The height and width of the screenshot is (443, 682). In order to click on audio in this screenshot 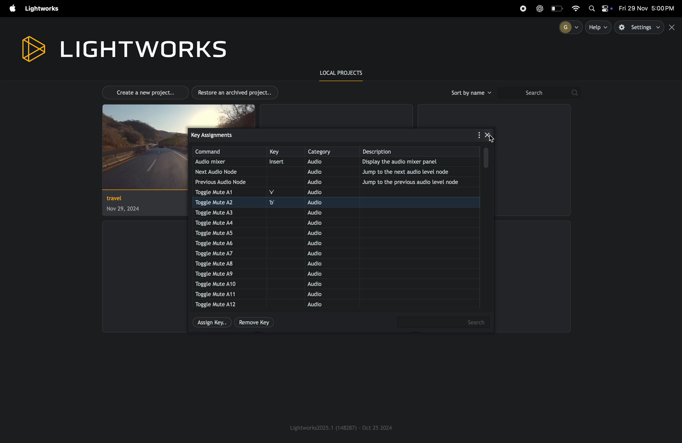, I will do `click(320, 305)`.